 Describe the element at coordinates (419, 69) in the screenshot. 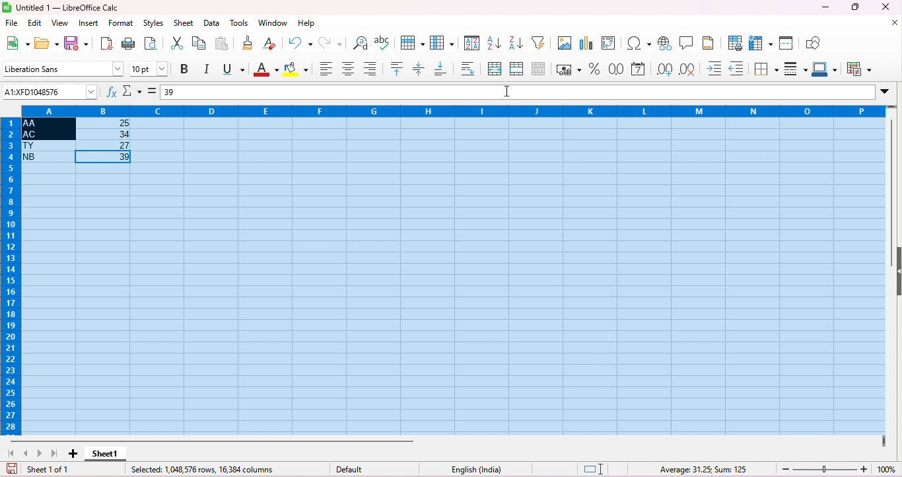

I see `center vertically` at that location.